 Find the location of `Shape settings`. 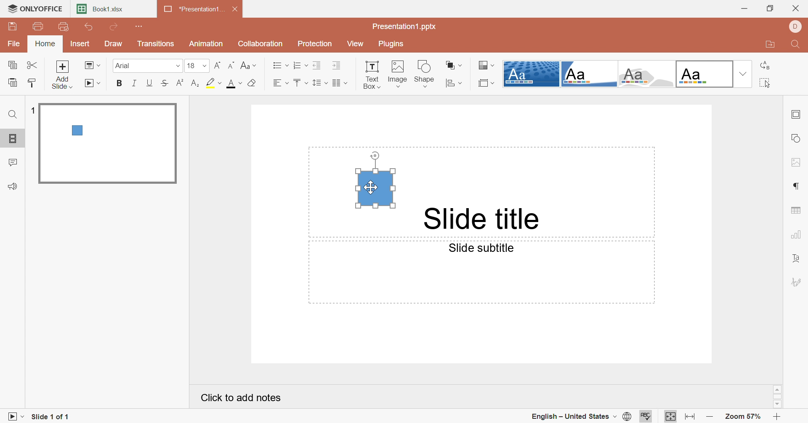

Shape settings is located at coordinates (798, 141).